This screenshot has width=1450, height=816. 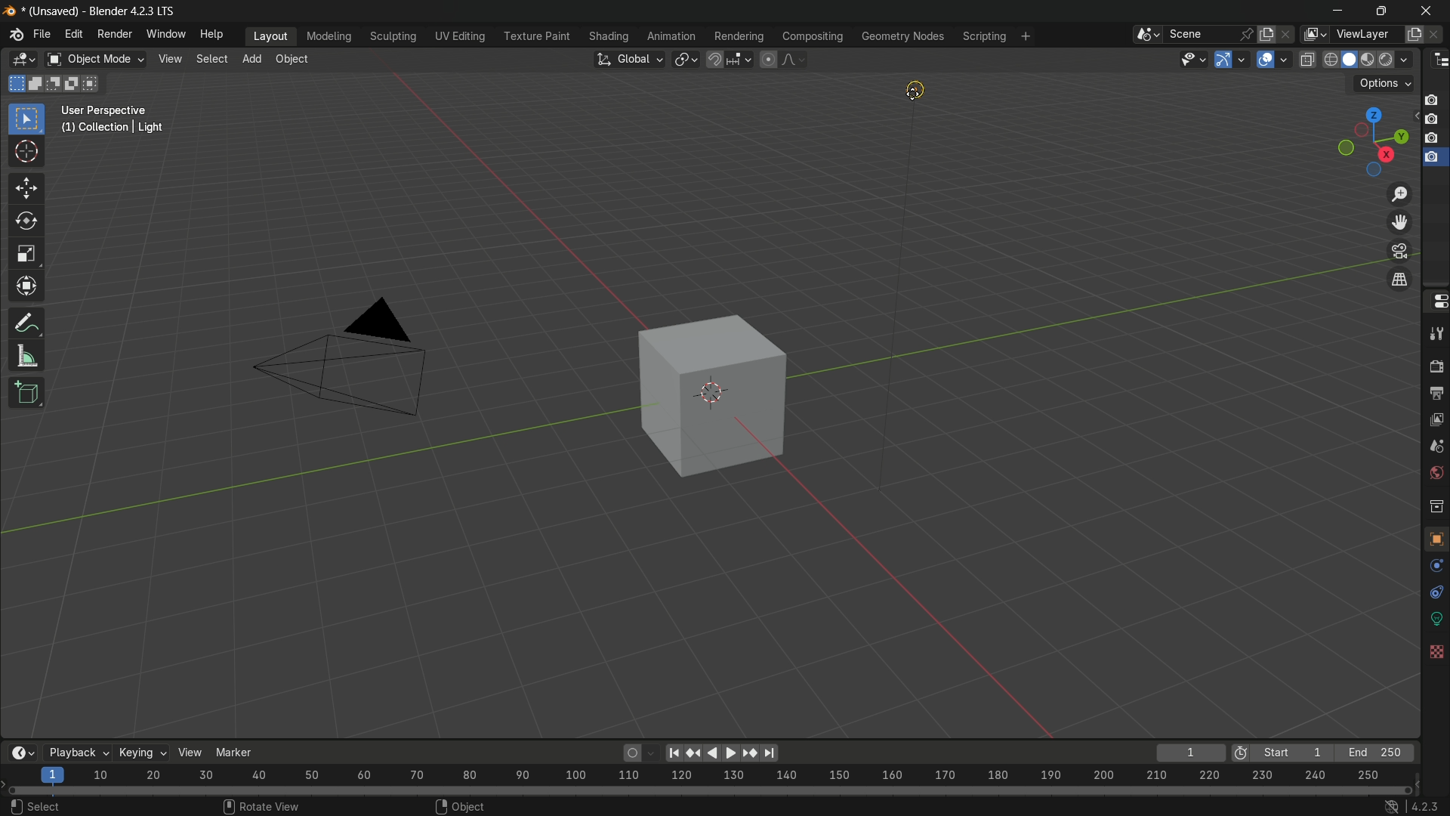 What do you see at coordinates (26, 393) in the screenshot?
I see `add cube` at bounding box center [26, 393].